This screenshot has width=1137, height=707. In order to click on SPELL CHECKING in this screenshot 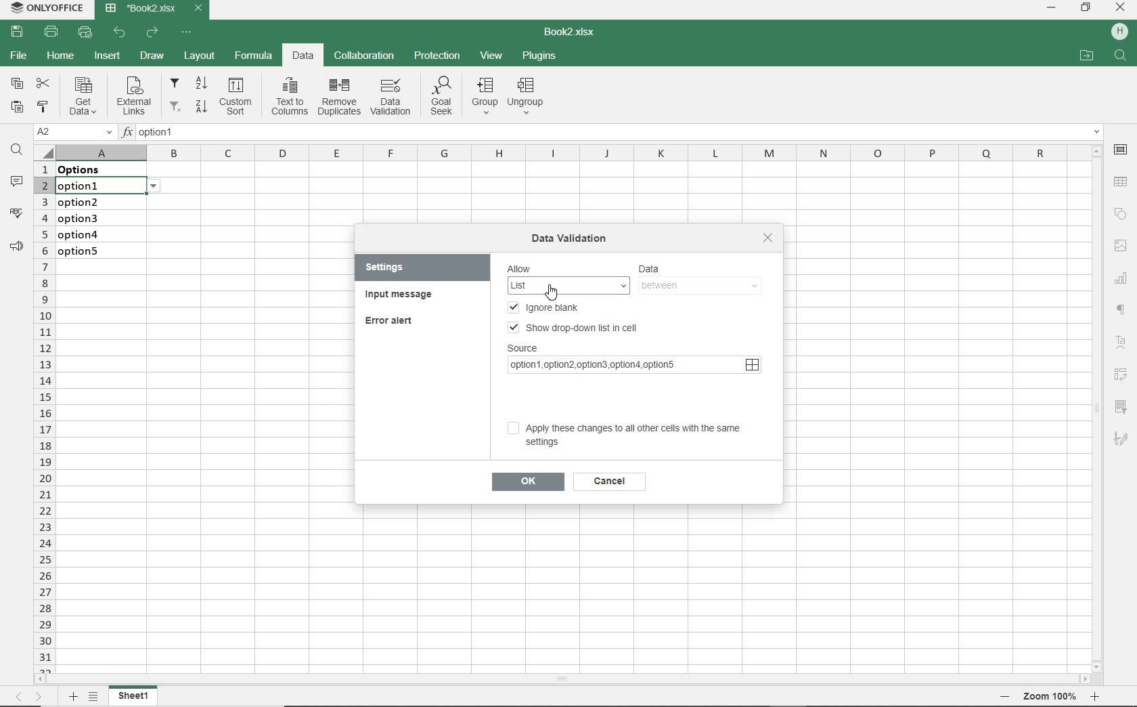, I will do `click(14, 211)`.